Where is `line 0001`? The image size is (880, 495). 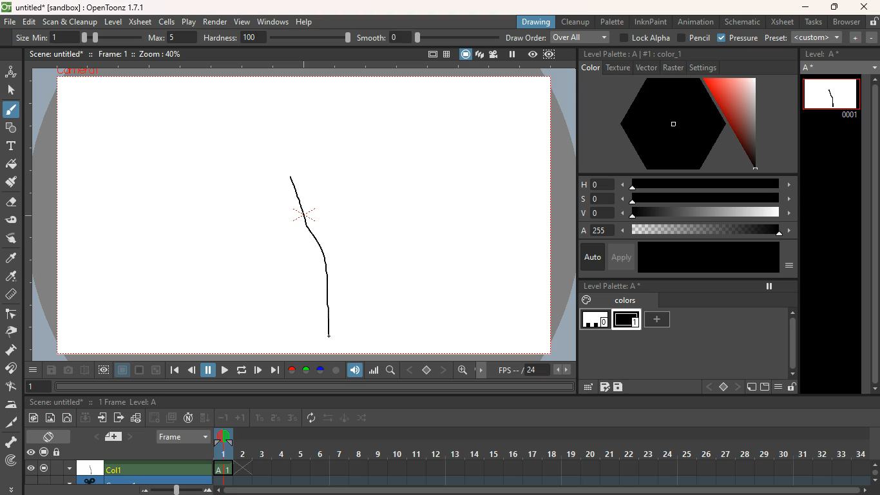 line 0001 is located at coordinates (830, 96).